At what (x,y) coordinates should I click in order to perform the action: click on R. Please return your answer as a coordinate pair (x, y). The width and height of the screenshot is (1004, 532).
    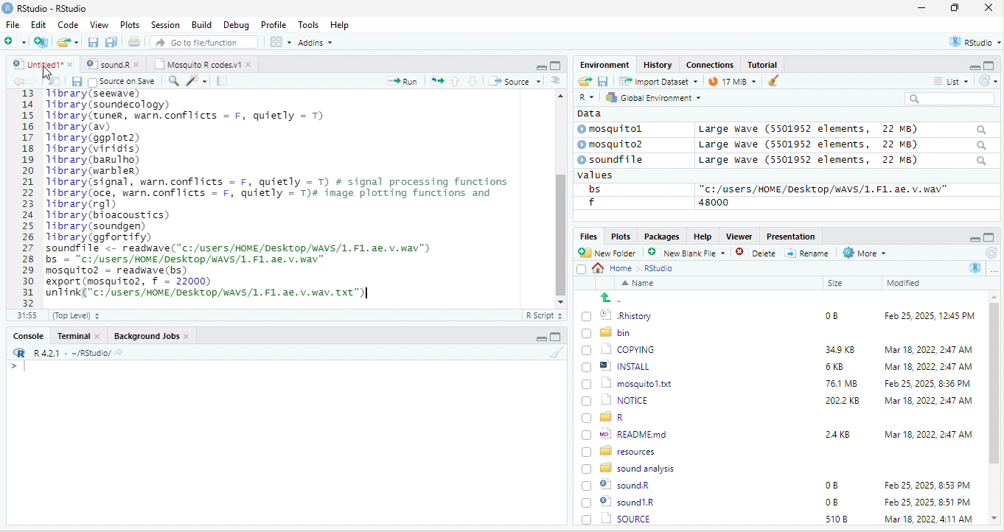
    Looking at the image, I should click on (585, 98).